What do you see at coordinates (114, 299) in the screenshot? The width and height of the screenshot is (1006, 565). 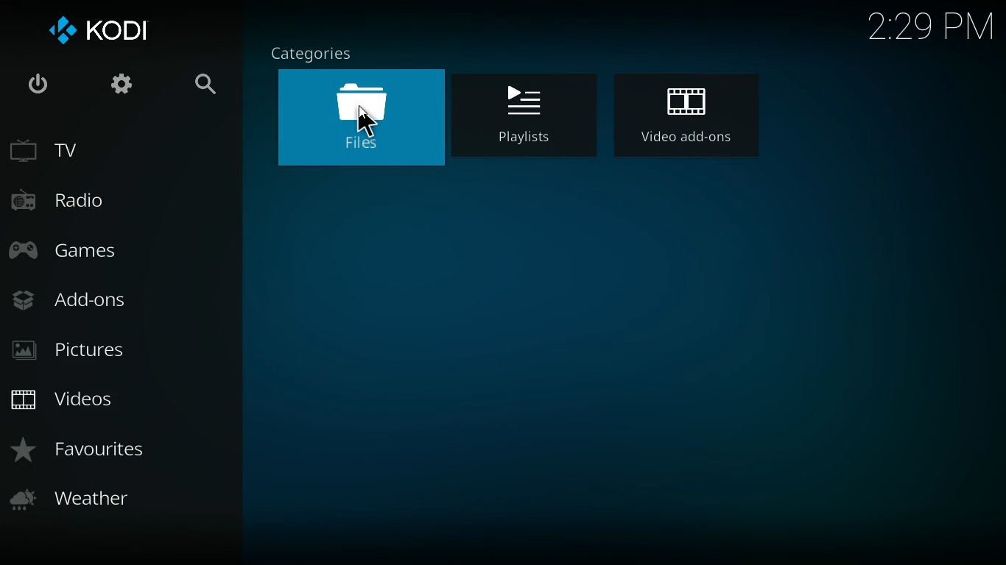 I see `add-ons` at bounding box center [114, 299].